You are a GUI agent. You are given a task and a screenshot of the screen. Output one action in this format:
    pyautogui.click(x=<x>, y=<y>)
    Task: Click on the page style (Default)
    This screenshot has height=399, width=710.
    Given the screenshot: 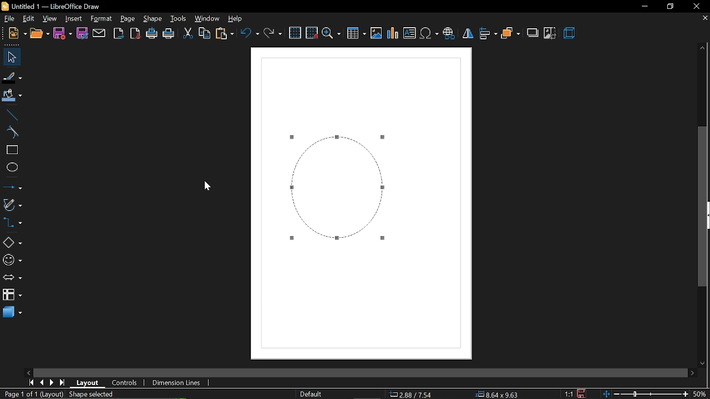 What is the action you would take?
    pyautogui.click(x=313, y=393)
    